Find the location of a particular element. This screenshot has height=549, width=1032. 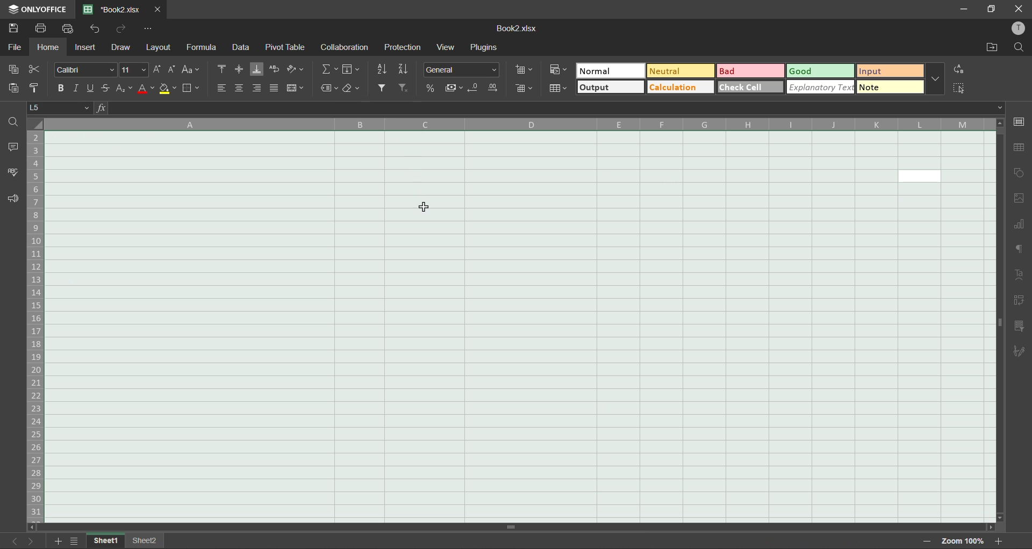

zoom out is located at coordinates (923, 542).